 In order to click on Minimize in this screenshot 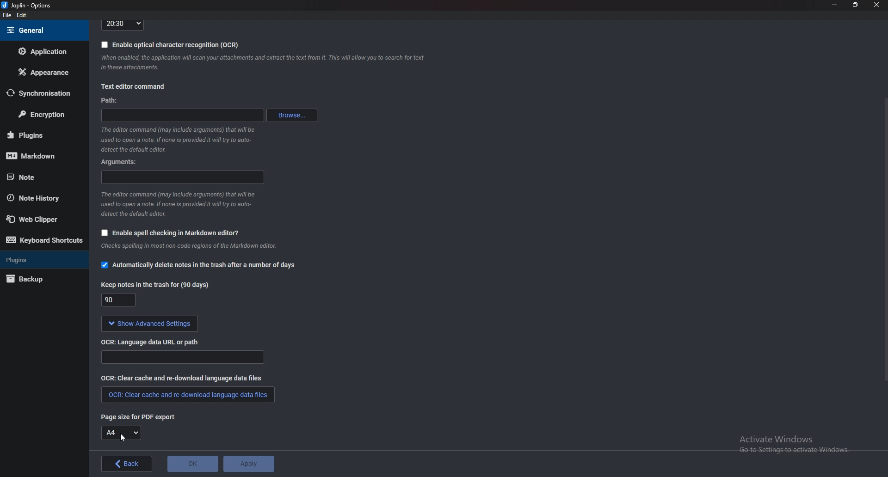, I will do `click(836, 5)`.